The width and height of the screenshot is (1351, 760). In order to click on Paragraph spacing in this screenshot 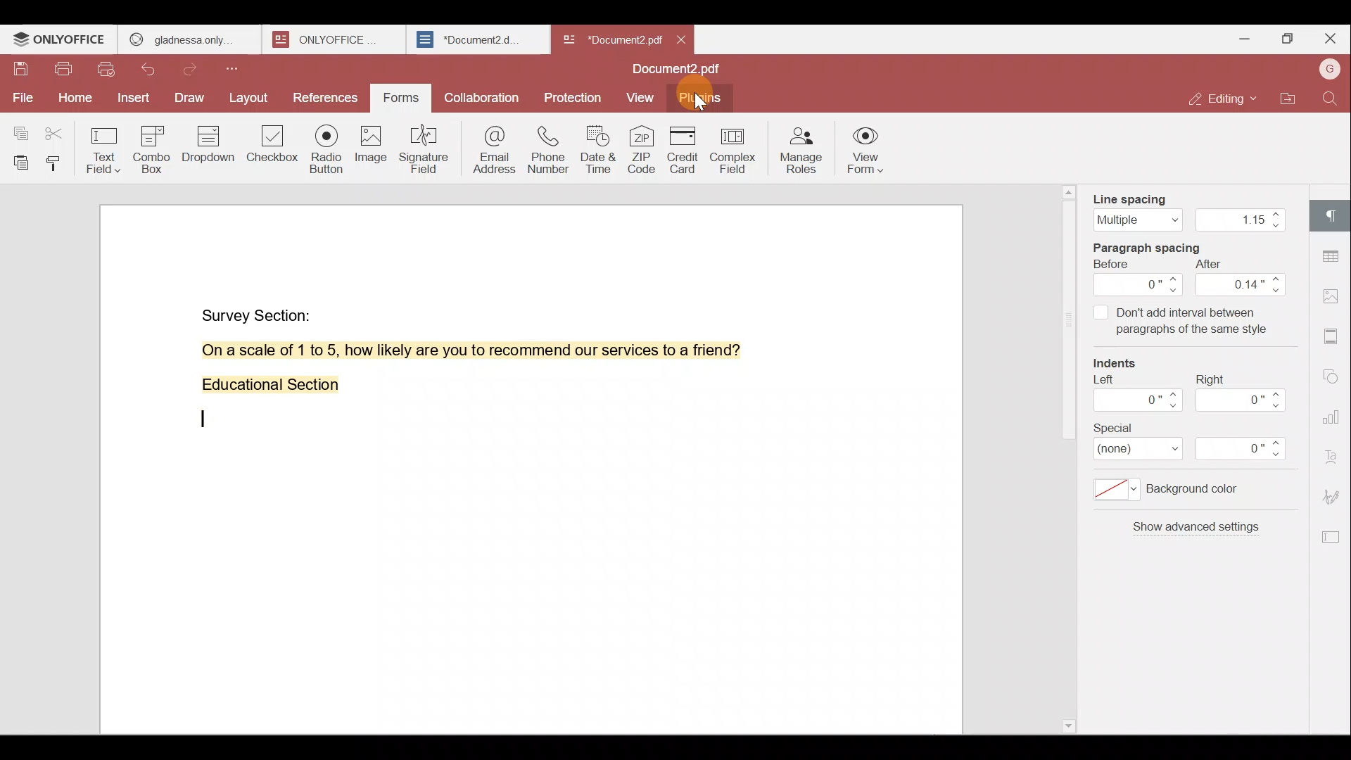, I will do `click(1160, 246)`.